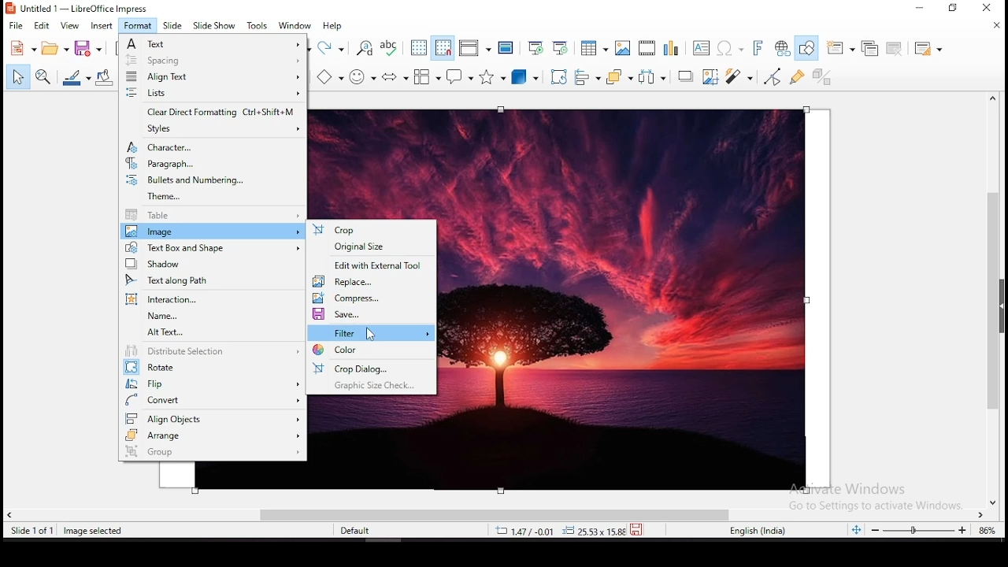 This screenshot has width=1008, height=567. What do you see at coordinates (209, 299) in the screenshot?
I see `interaction` at bounding box center [209, 299].